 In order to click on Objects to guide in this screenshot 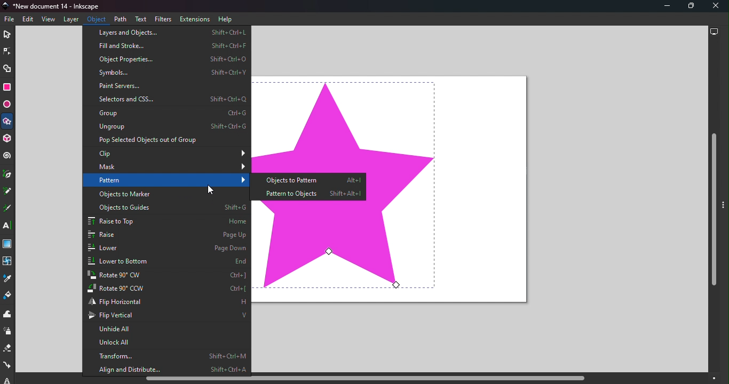, I will do `click(169, 209)`.